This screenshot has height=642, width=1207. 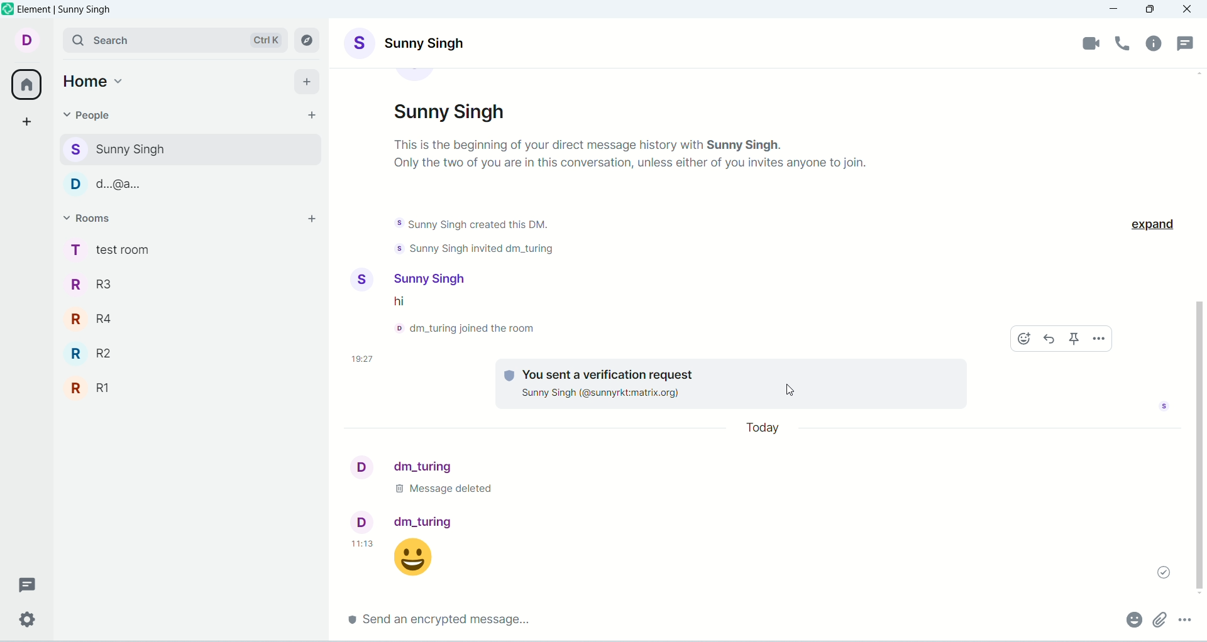 I want to click on close, so click(x=1189, y=9).